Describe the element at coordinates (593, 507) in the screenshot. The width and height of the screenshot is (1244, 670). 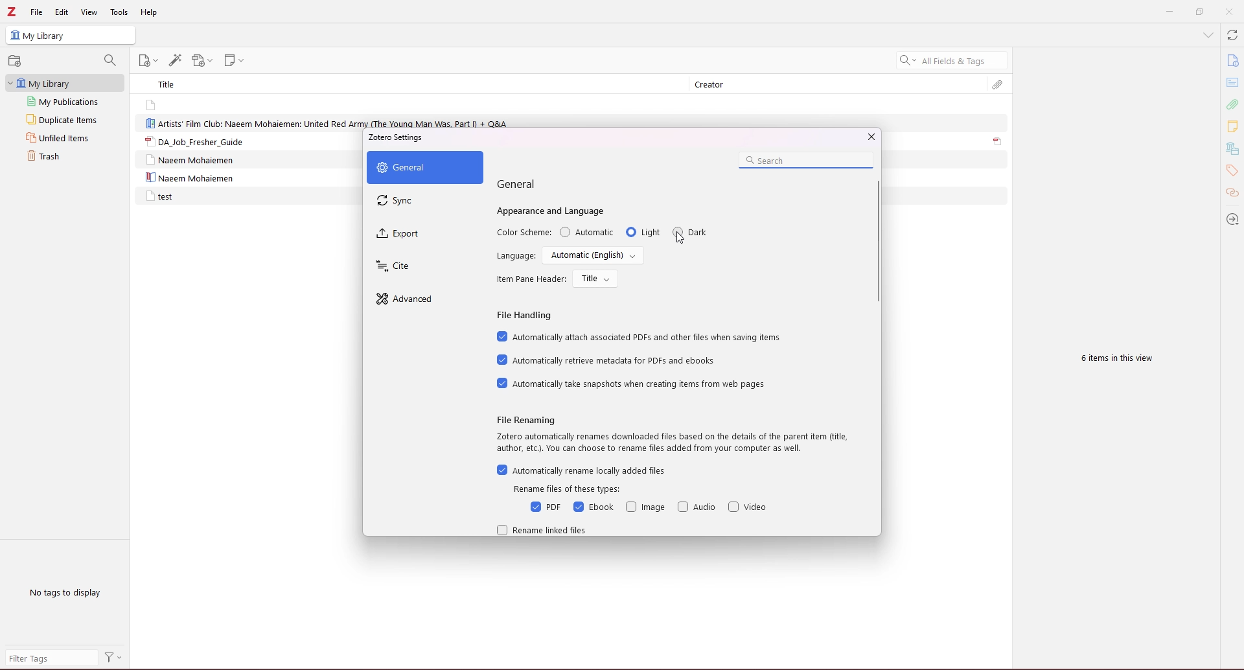
I see `ebook` at that location.